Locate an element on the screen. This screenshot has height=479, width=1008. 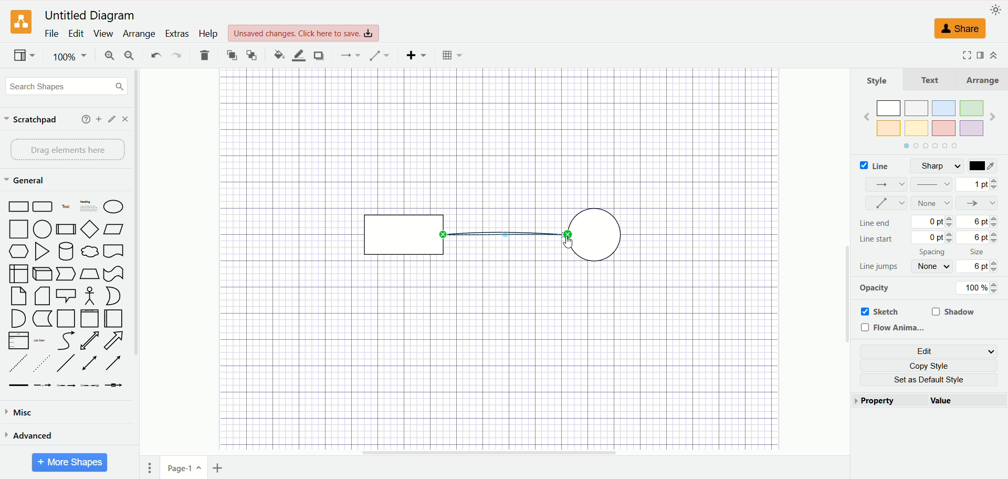
Irregular Flag is located at coordinates (114, 274).